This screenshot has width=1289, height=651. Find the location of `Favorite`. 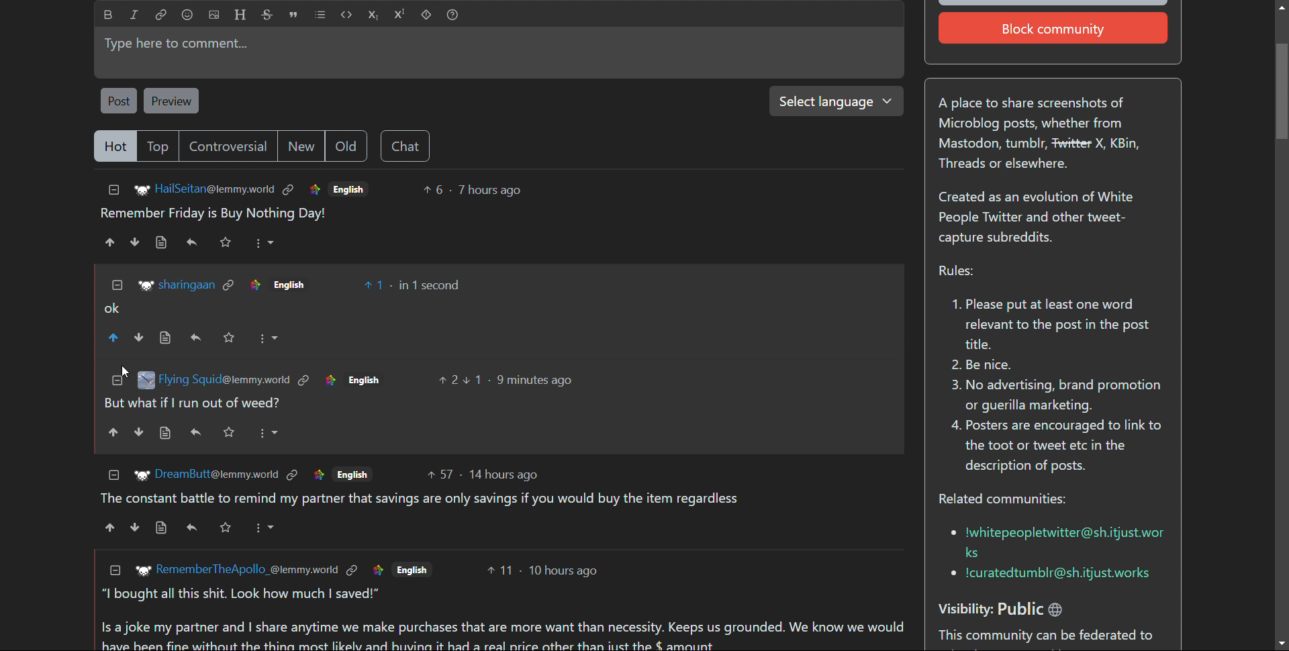

Favorite is located at coordinates (227, 242).